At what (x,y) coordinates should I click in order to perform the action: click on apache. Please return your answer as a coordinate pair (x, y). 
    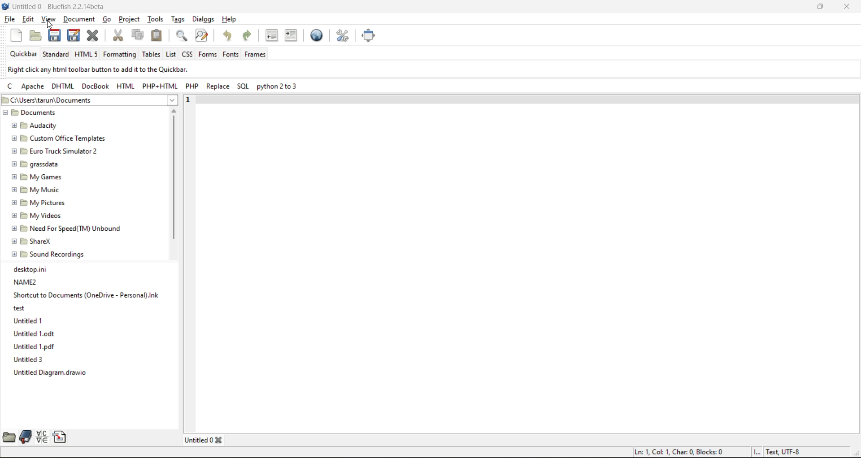
    Looking at the image, I should click on (34, 88).